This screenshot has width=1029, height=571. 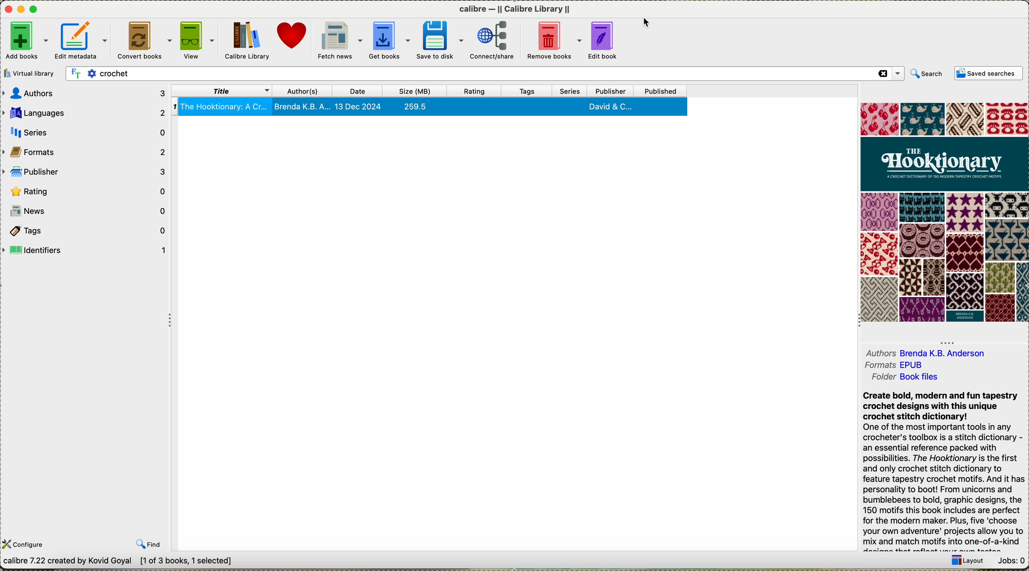 I want to click on news, so click(x=85, y=211).